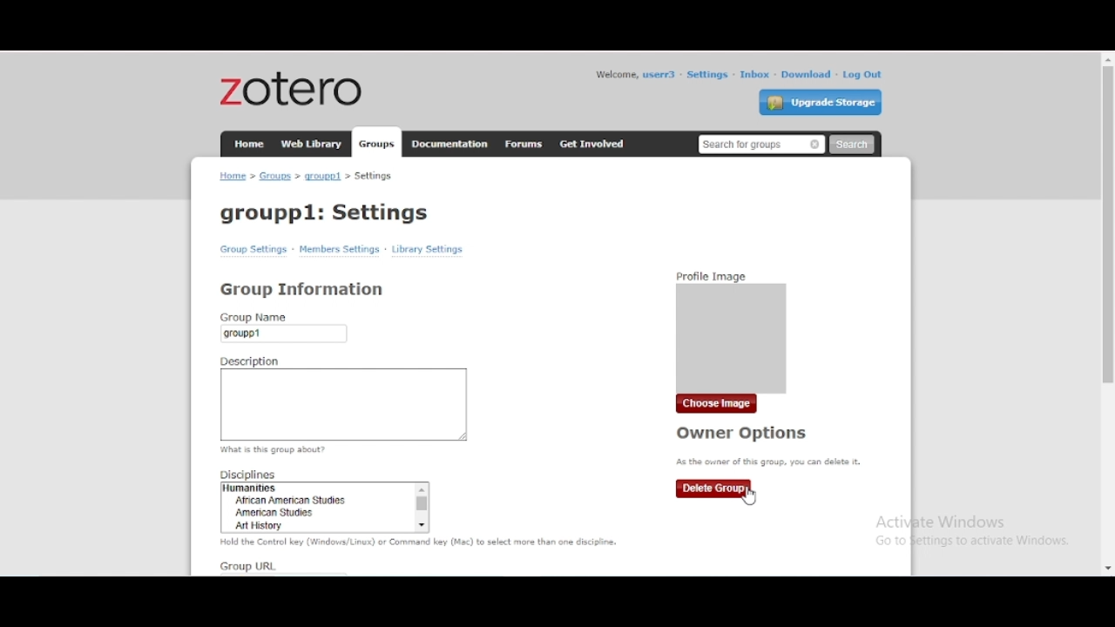 This screenshot has width=1115, height=627. Describe the element at coordinates (748, 497) in the screenshot. I see `cursor` at that location.